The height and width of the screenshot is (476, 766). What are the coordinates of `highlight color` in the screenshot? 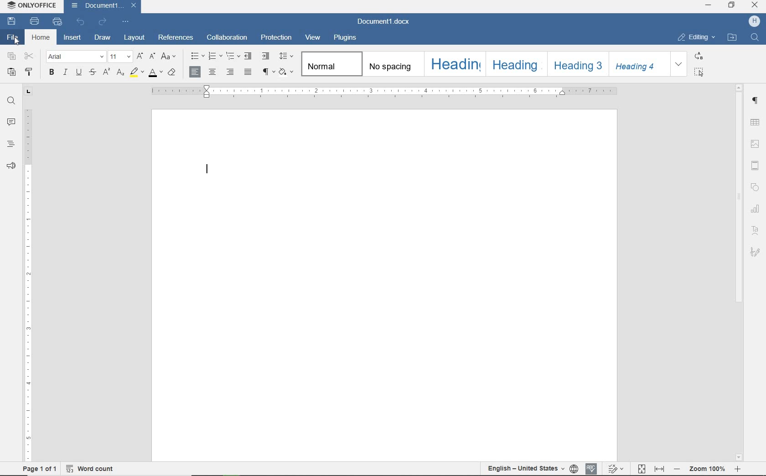 It's located at (139, 73).